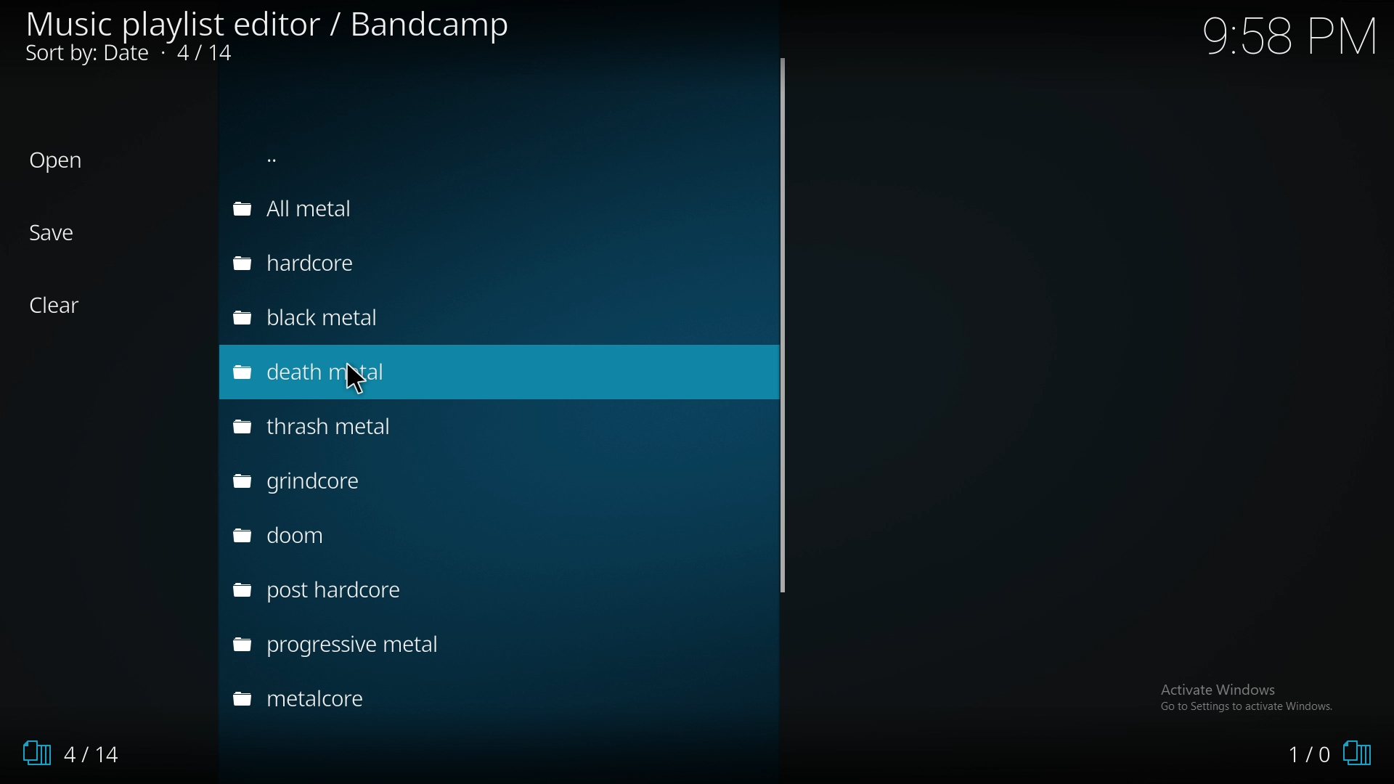  What do you see at coordinates (390, 266) in the screenshot?
I see `music genre` at bounding box center [390, 266].